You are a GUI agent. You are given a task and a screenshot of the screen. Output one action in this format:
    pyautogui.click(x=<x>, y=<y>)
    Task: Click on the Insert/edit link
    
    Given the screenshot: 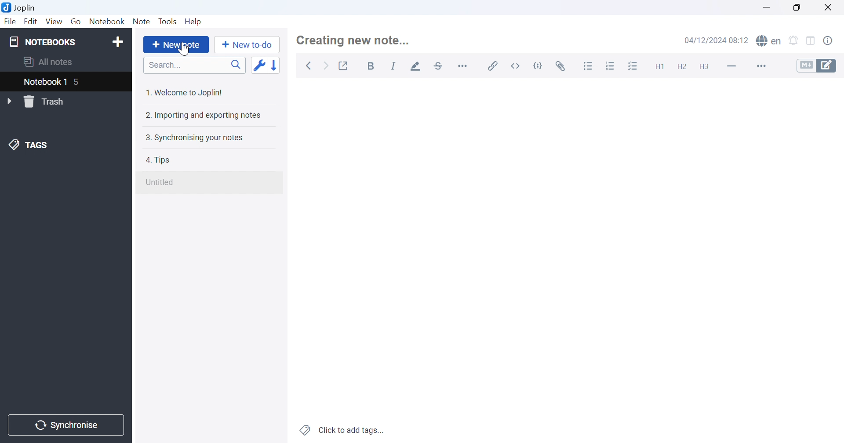 What is the action you would take?
    pyautogui.click(x=494, y=66)
    